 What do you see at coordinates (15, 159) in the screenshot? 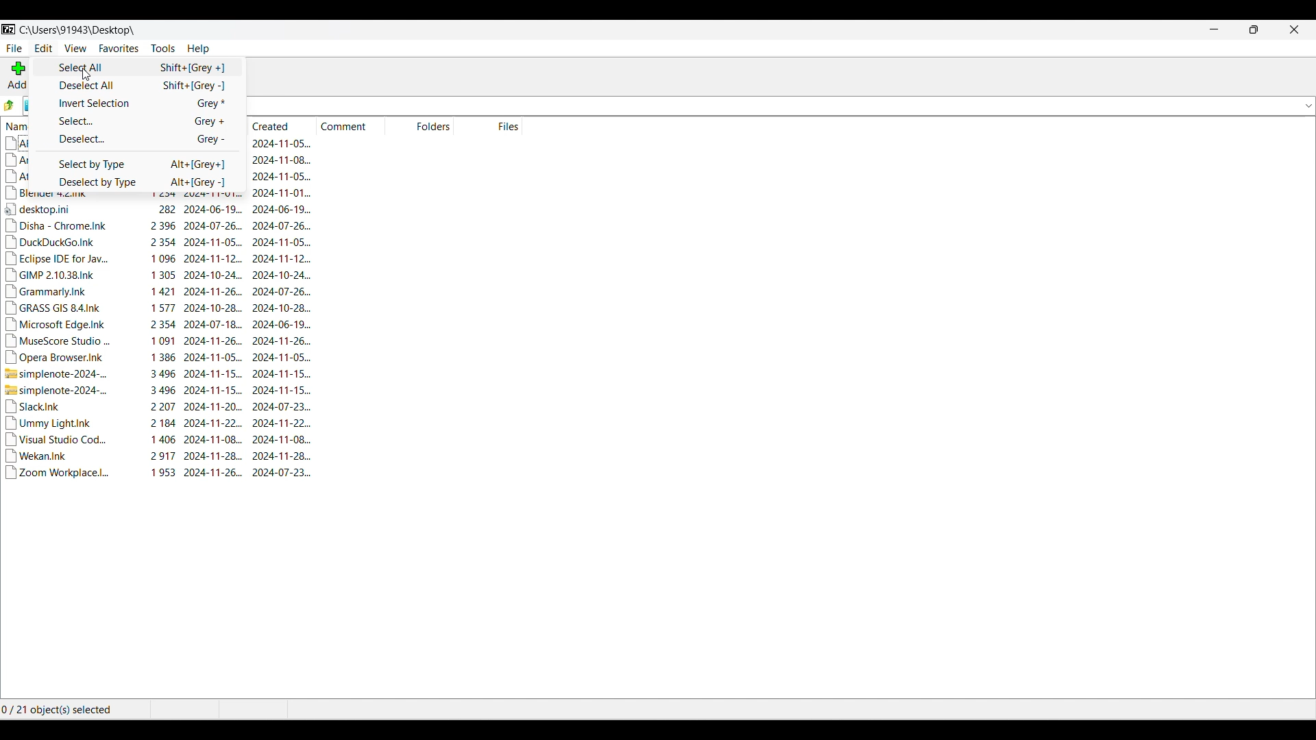
I see `data` at bounding box center [15, 159].